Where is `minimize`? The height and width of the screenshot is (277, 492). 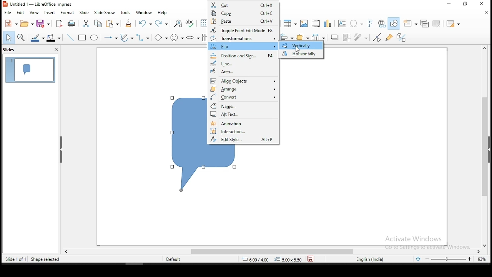 minimize is located at coordinates (466, 4).